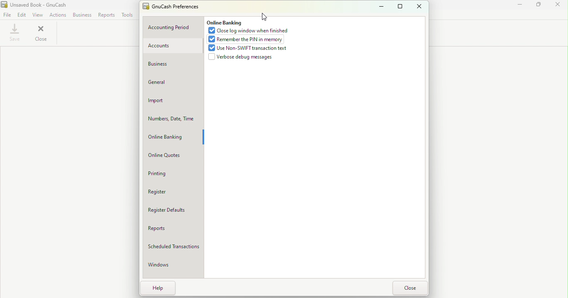  Describe the element at coordinates (82, 15) in the screenshot. I see `Business` at that location.